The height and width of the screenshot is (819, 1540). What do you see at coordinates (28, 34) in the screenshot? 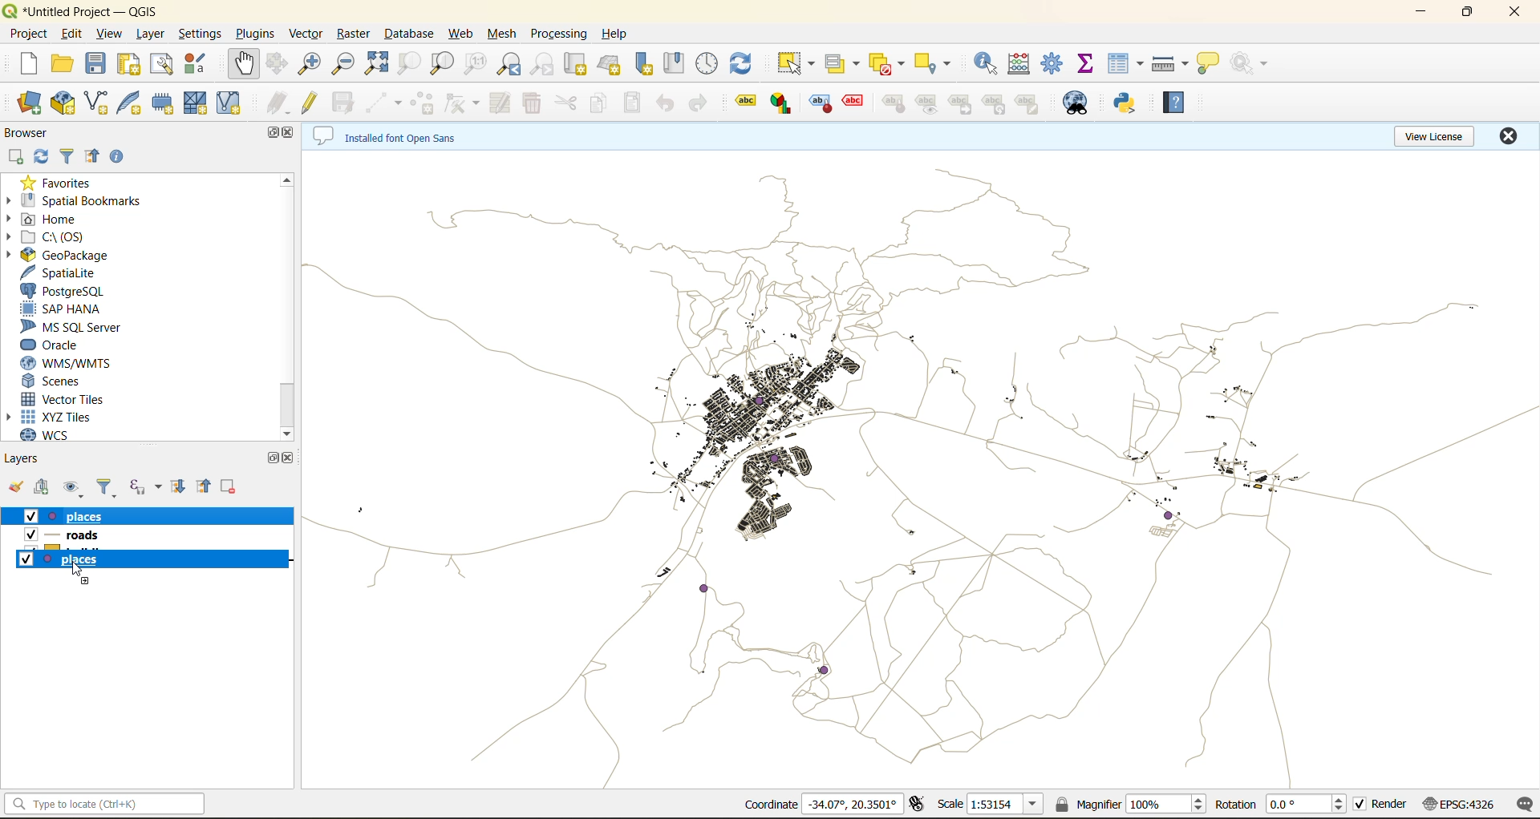
I see `project` at bounding box center [28, 34].